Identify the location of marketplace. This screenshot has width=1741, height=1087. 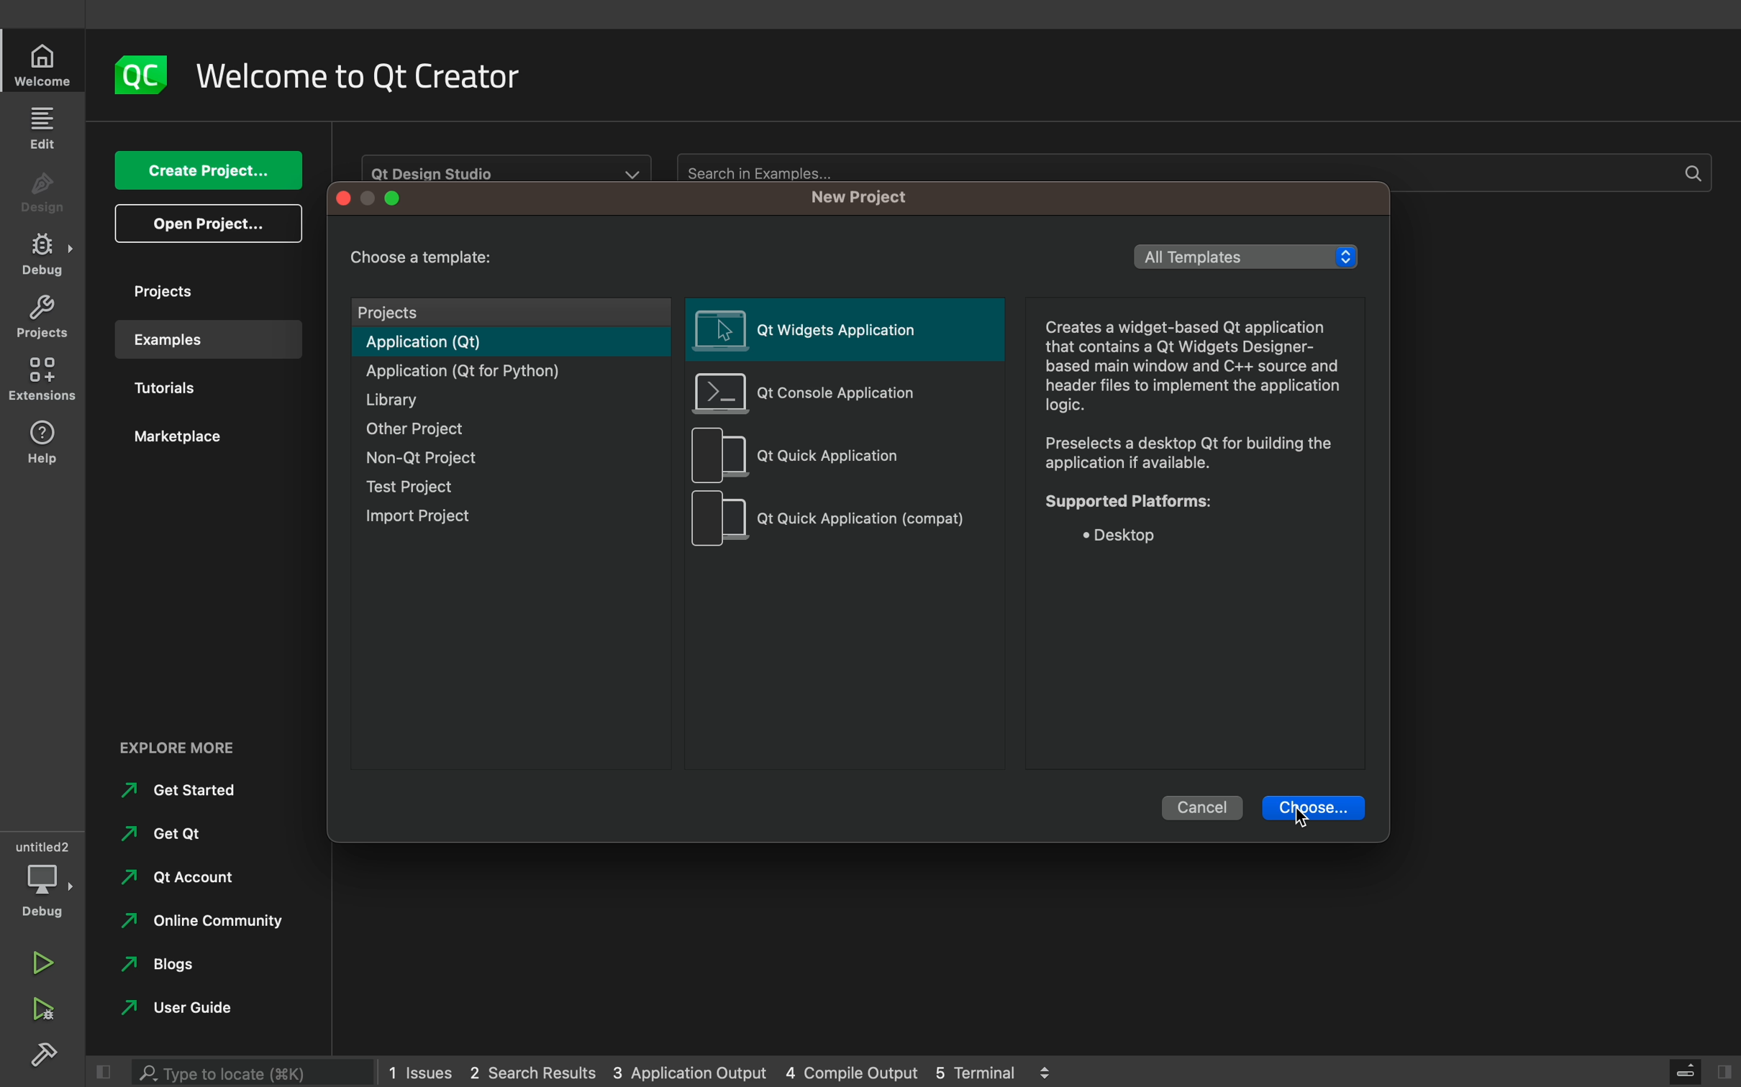
(199, 443).